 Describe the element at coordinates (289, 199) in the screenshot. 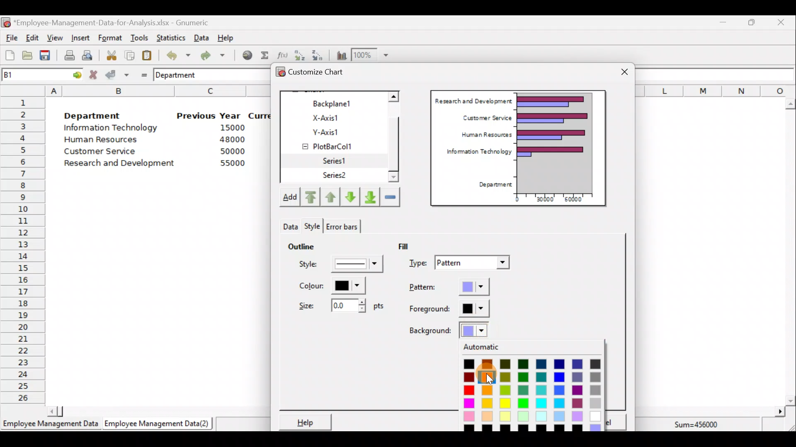

I see `Add` at that location.